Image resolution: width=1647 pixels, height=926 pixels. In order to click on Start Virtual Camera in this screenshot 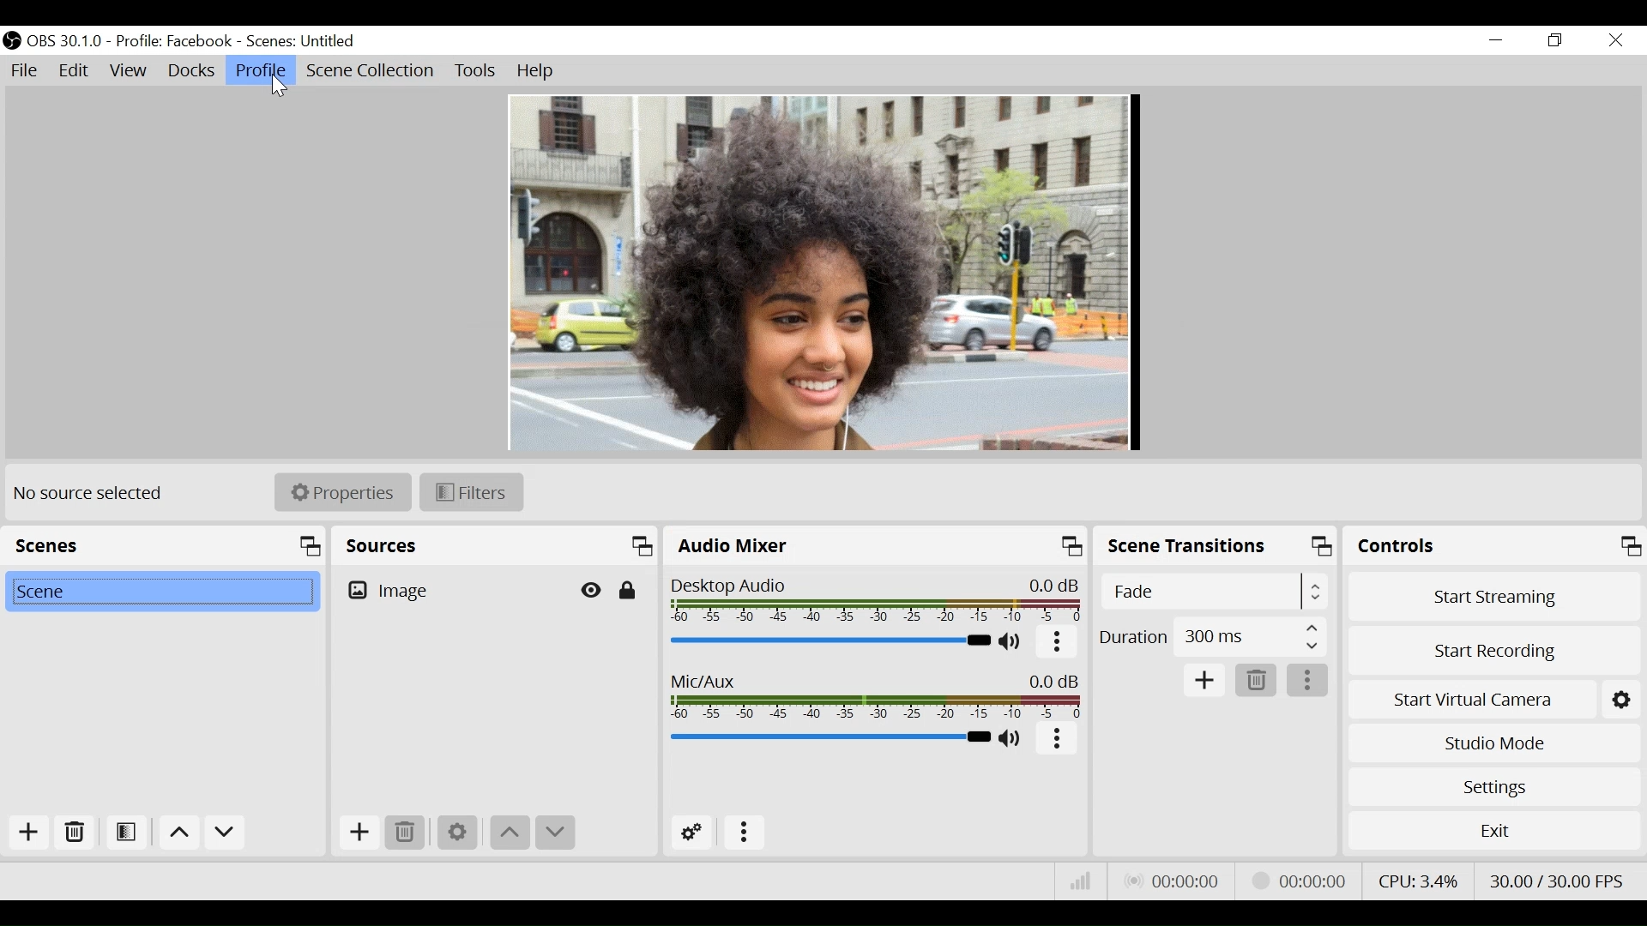, I will do `click(1492, 697)`.